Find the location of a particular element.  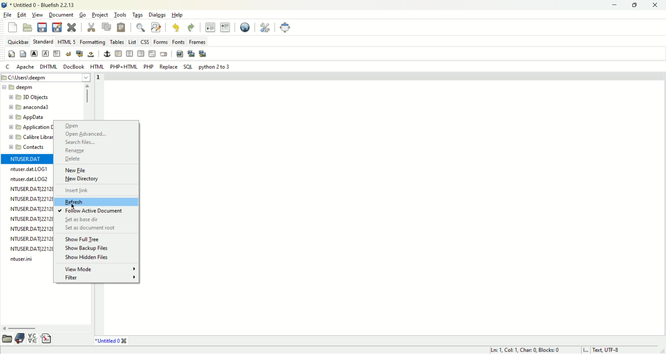

standard is located at coordinates (43, 42).